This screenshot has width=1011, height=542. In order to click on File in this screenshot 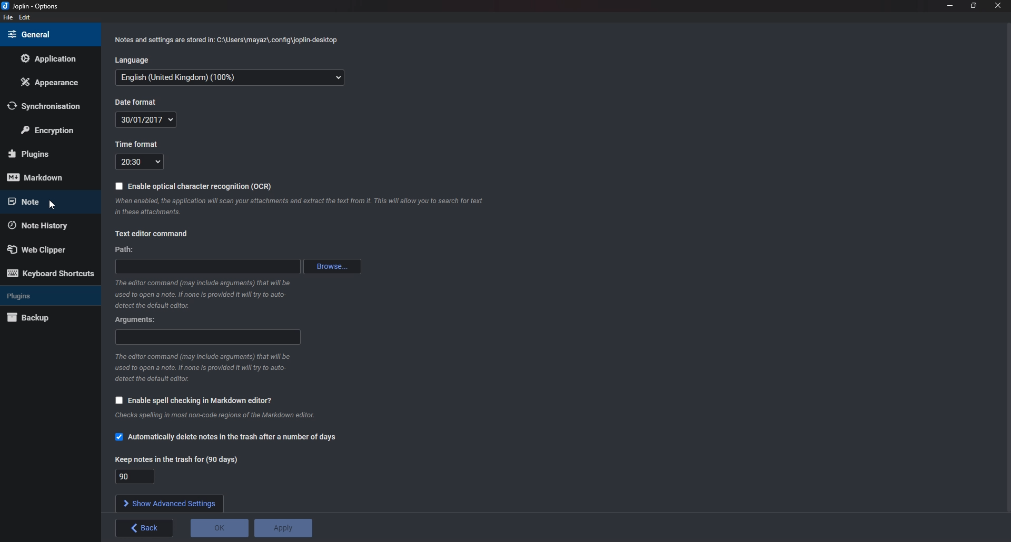, I will do `click(8, 18)`.